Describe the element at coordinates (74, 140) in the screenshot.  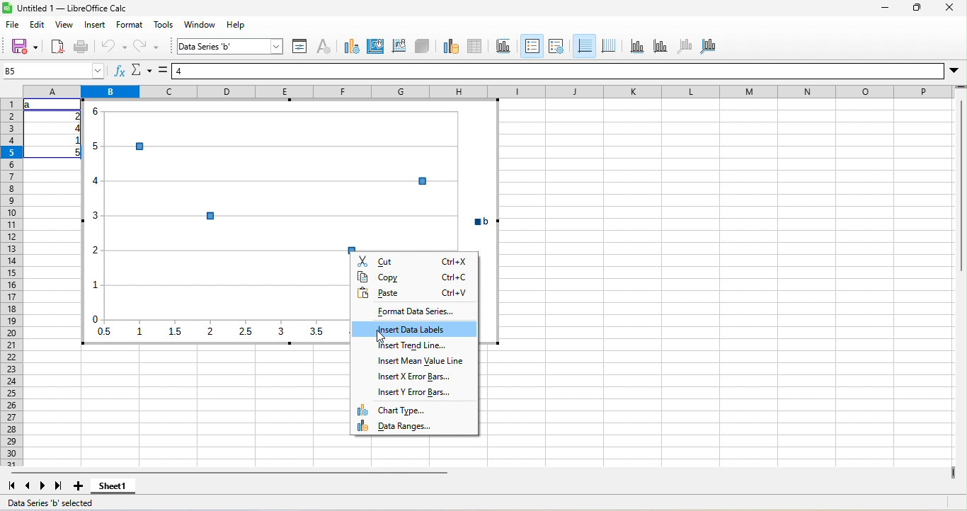
I see `1` at that location.